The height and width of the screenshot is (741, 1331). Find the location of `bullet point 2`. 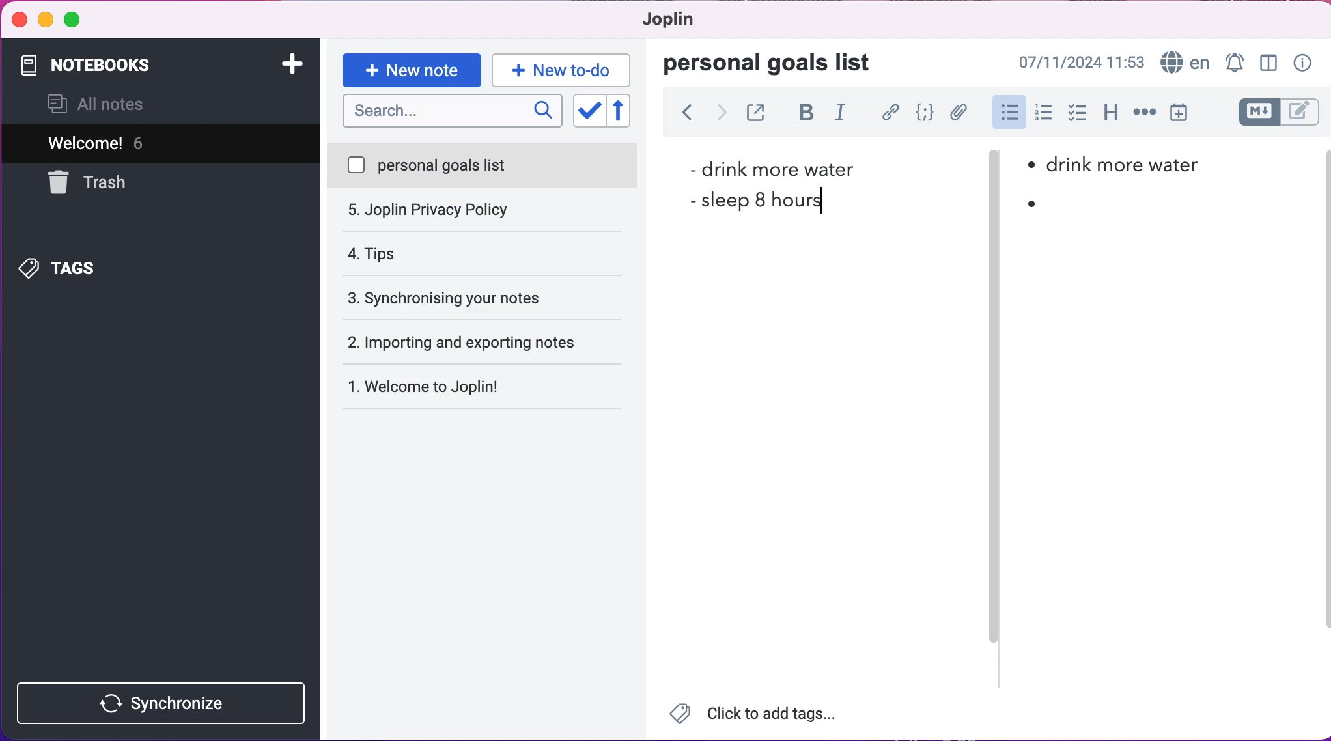

bullet point 2 is located at coordinates (1031, 204).